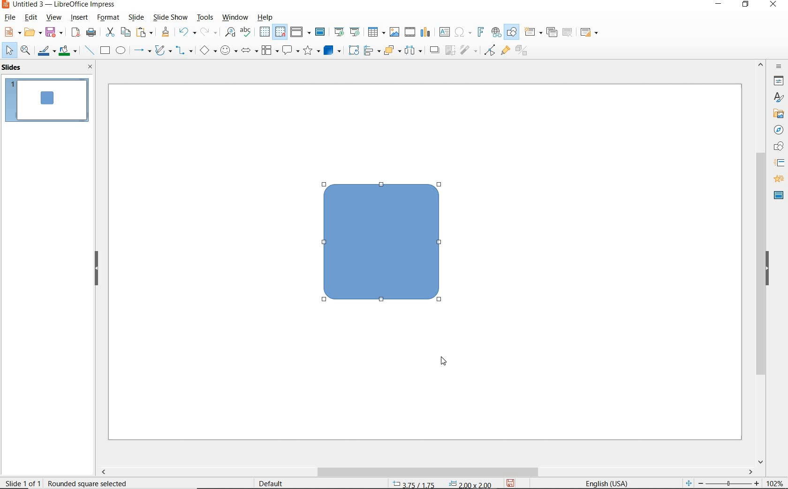  I want to click on start from first slide, so click(340, 30).